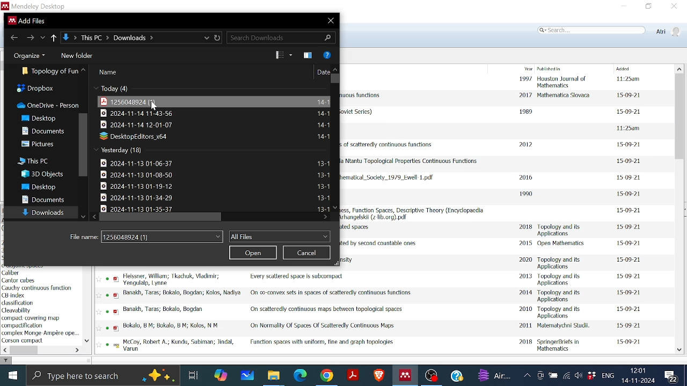  What do you see at coordinates (628, 325) in the screenshot?
I see `daet` at bounding box center [628, 325].